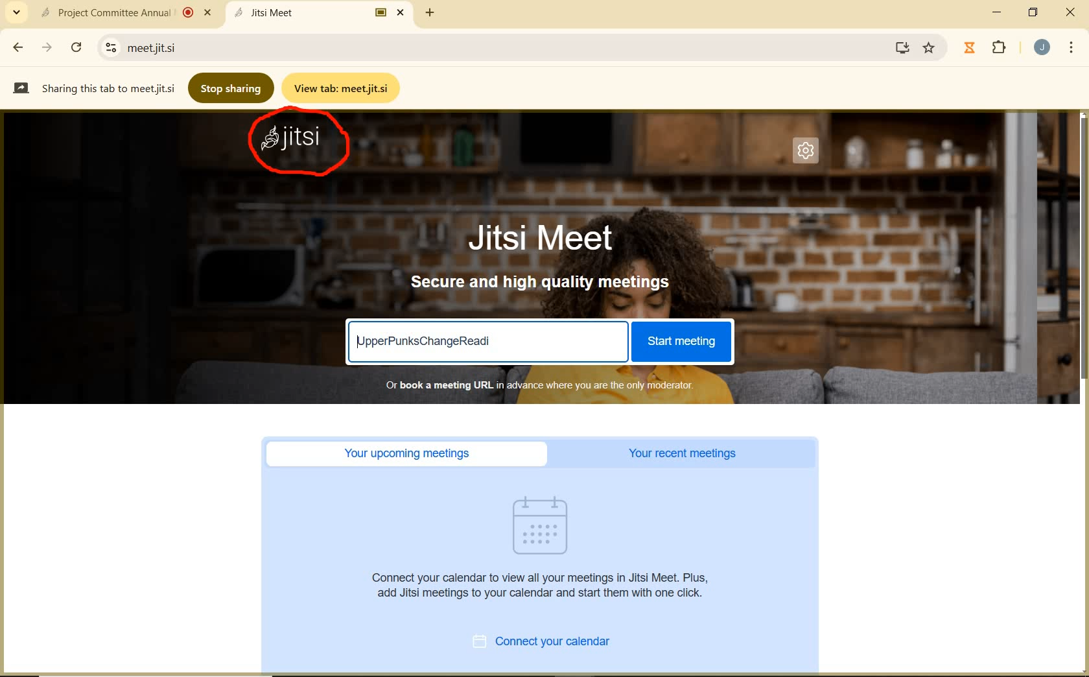  I want to click on reload, so click(76, 45).